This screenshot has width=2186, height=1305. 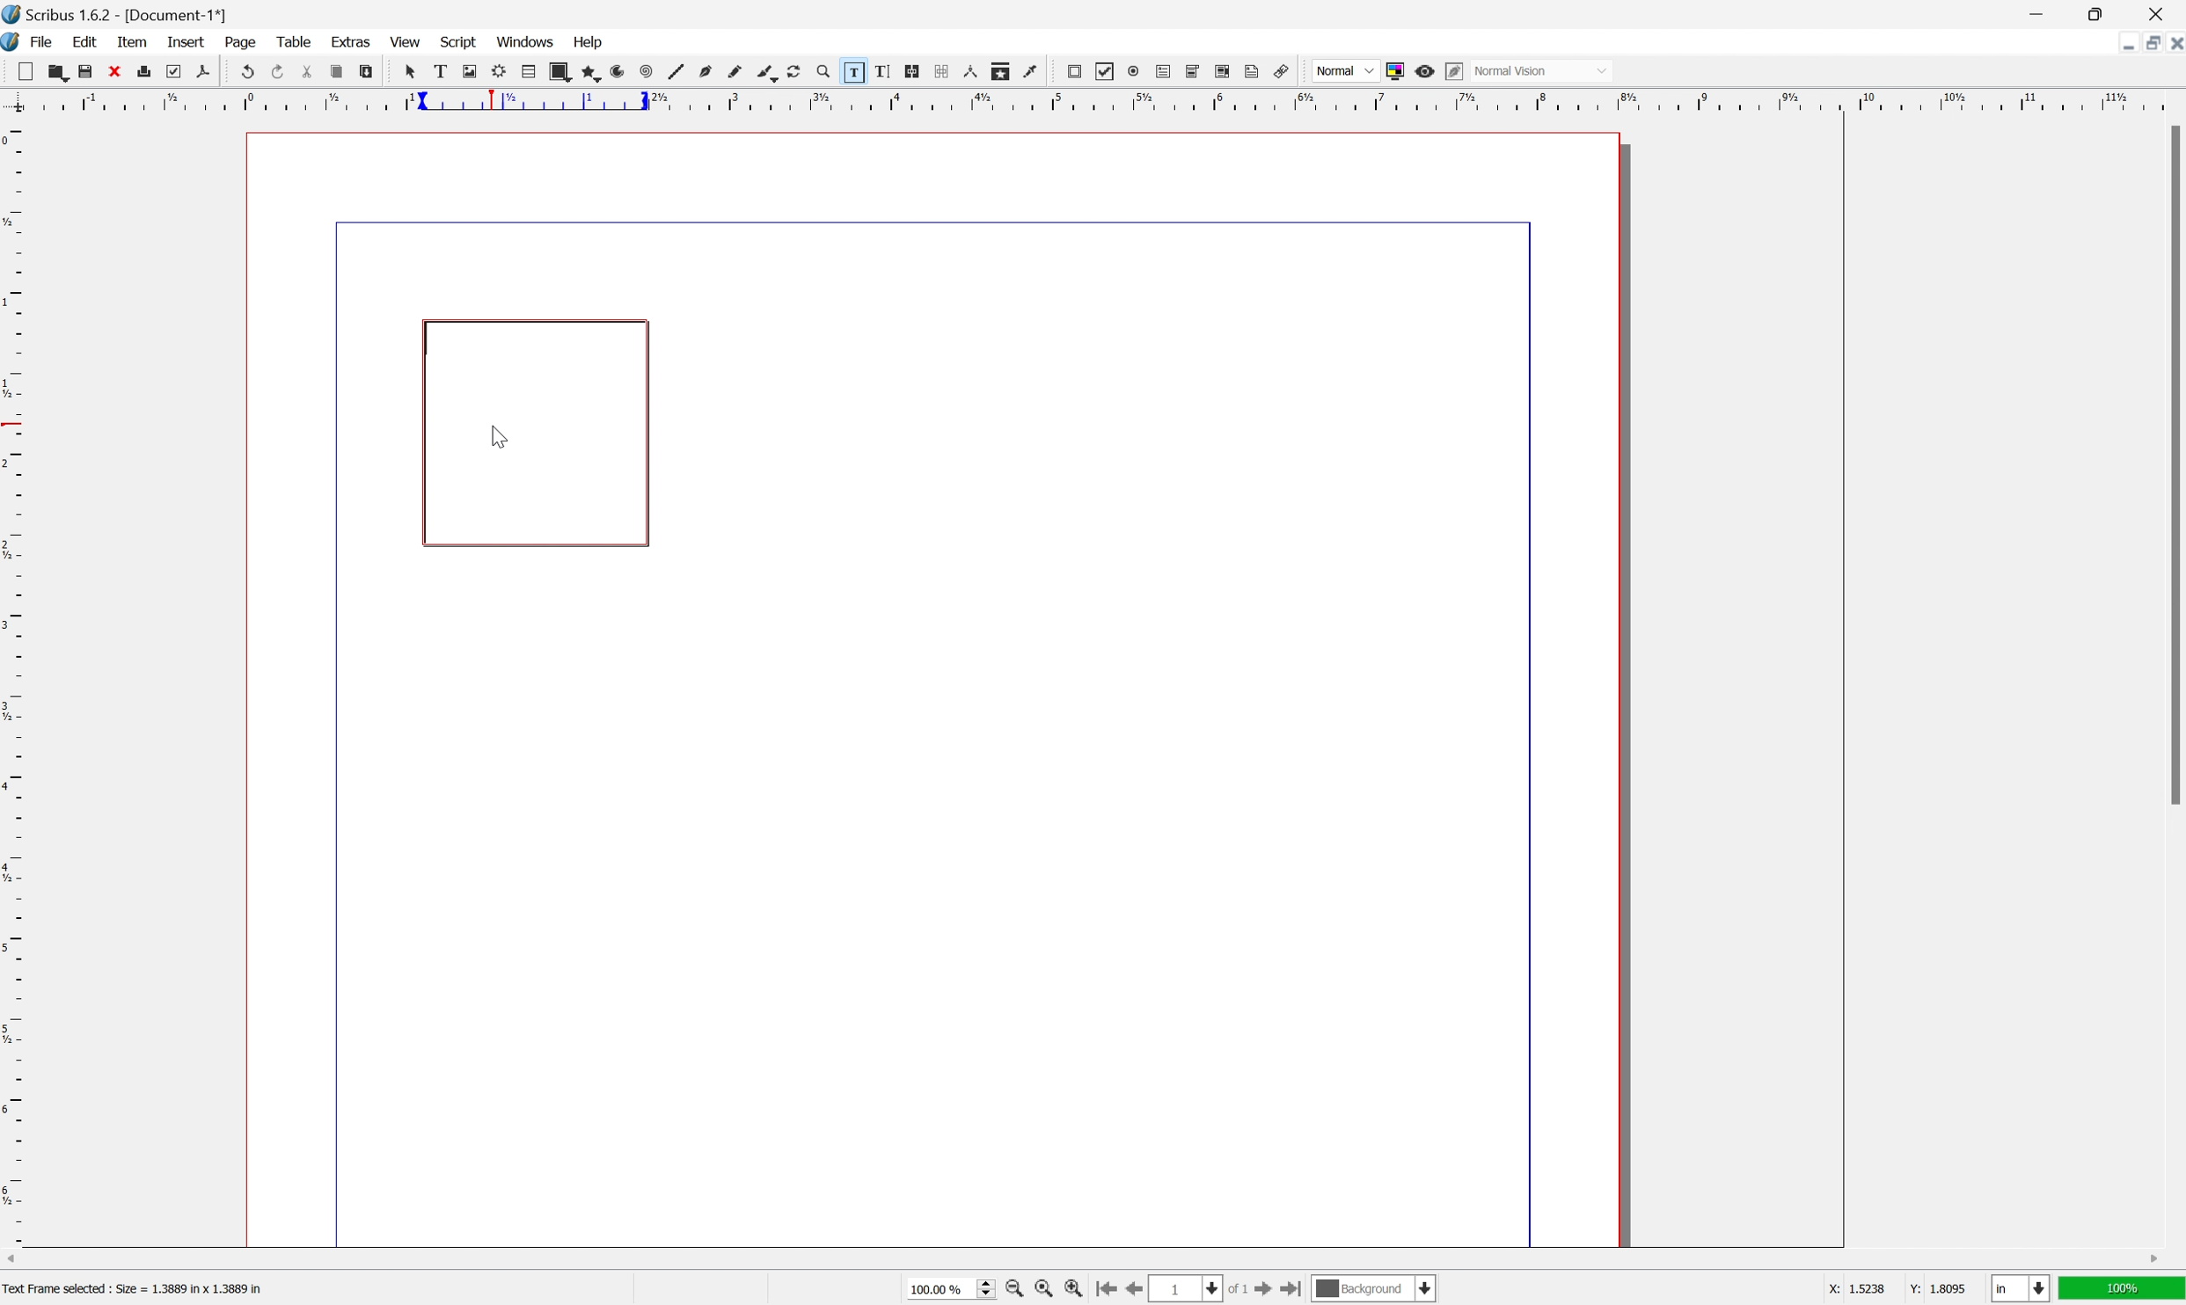 I want to click on table, so click(x=529, y=71).